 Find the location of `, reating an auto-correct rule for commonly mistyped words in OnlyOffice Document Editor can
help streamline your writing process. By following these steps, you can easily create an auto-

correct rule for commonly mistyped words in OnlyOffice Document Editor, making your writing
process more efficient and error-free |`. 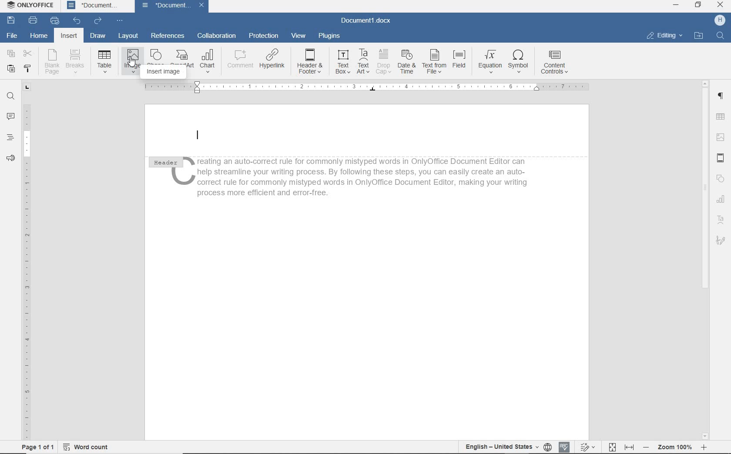

, reating an auto-correct rule for commonly mistyped words in OnlyOffice Document Editor can
help streamline your writing process. By following these steps, you can easily create an auto-

correct rule for commonly mistyped words in OnlyOffice Document Editor, making your writing
process more efficient and error-free | is located at coordinates (361, 177).